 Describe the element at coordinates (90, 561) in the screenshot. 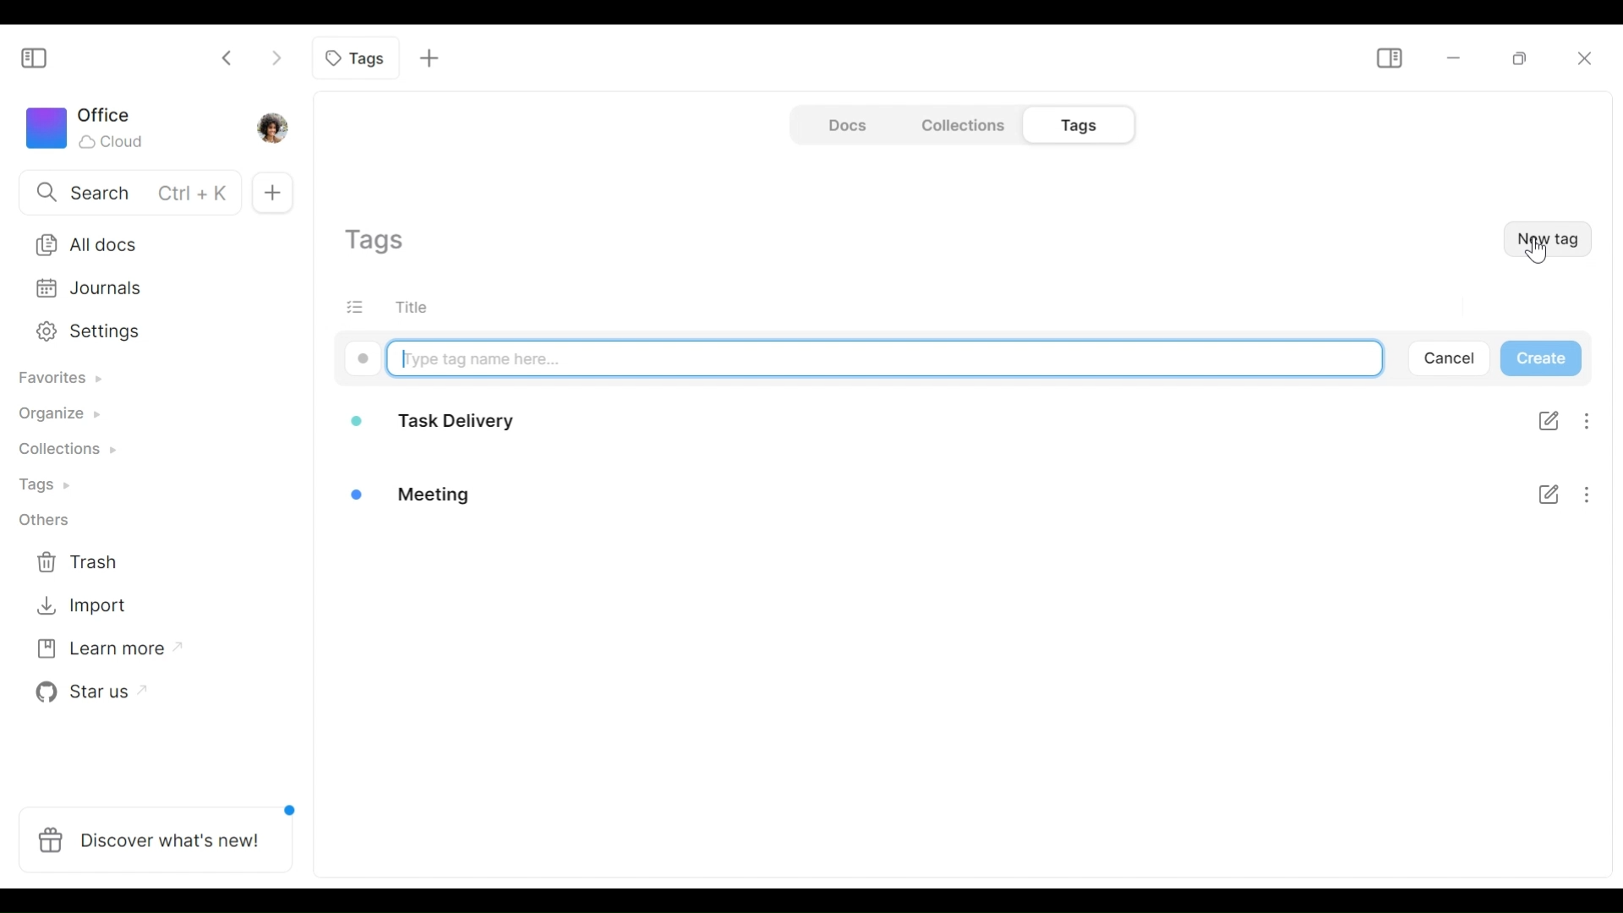

I see `Trash` at that location.